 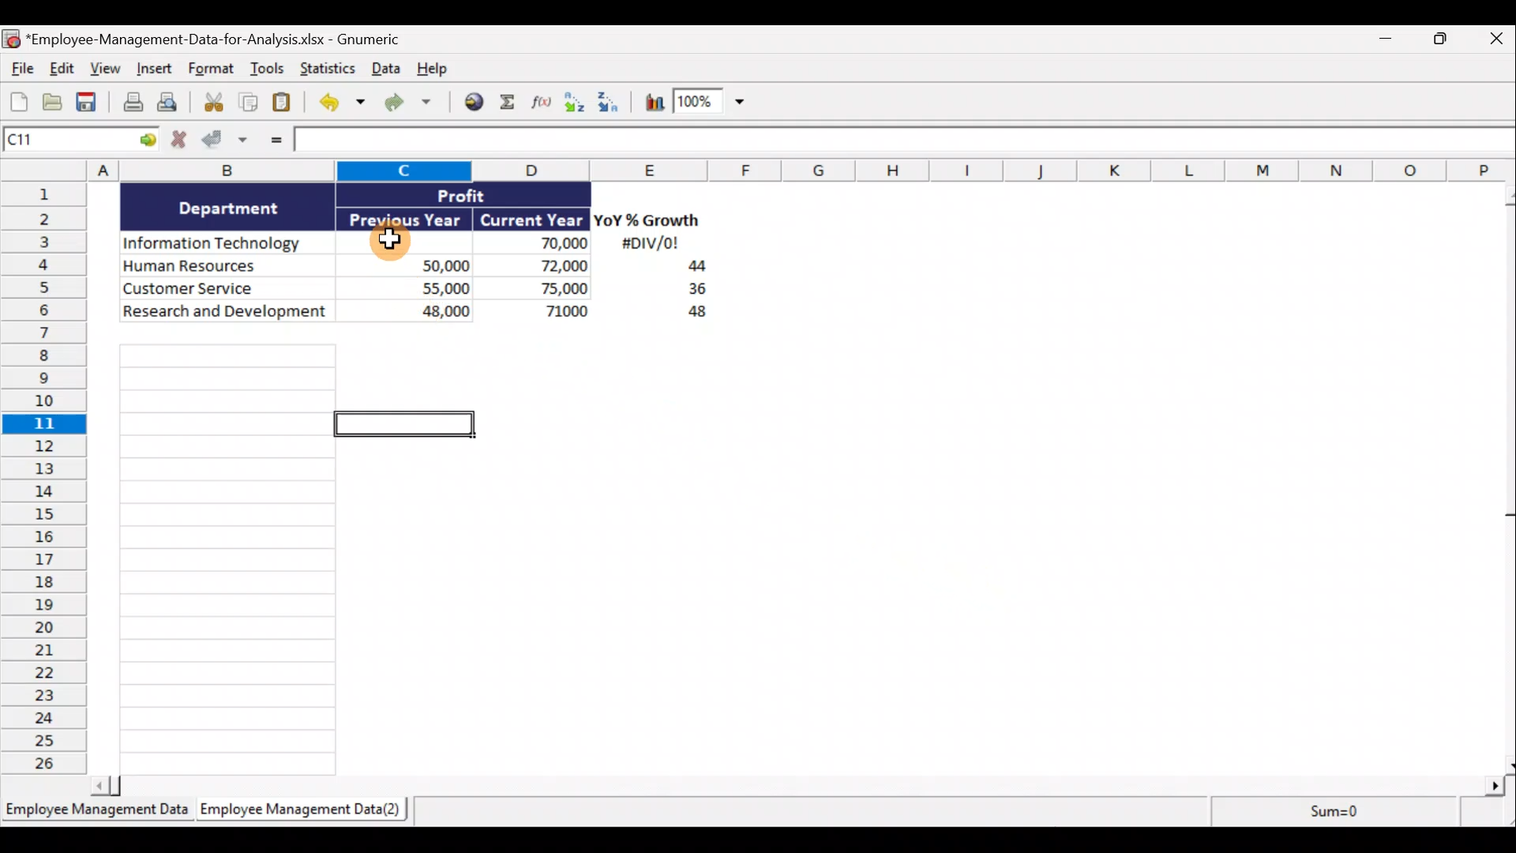 I want to click on Edit a function in the current cell, so click(x=542, y=101).